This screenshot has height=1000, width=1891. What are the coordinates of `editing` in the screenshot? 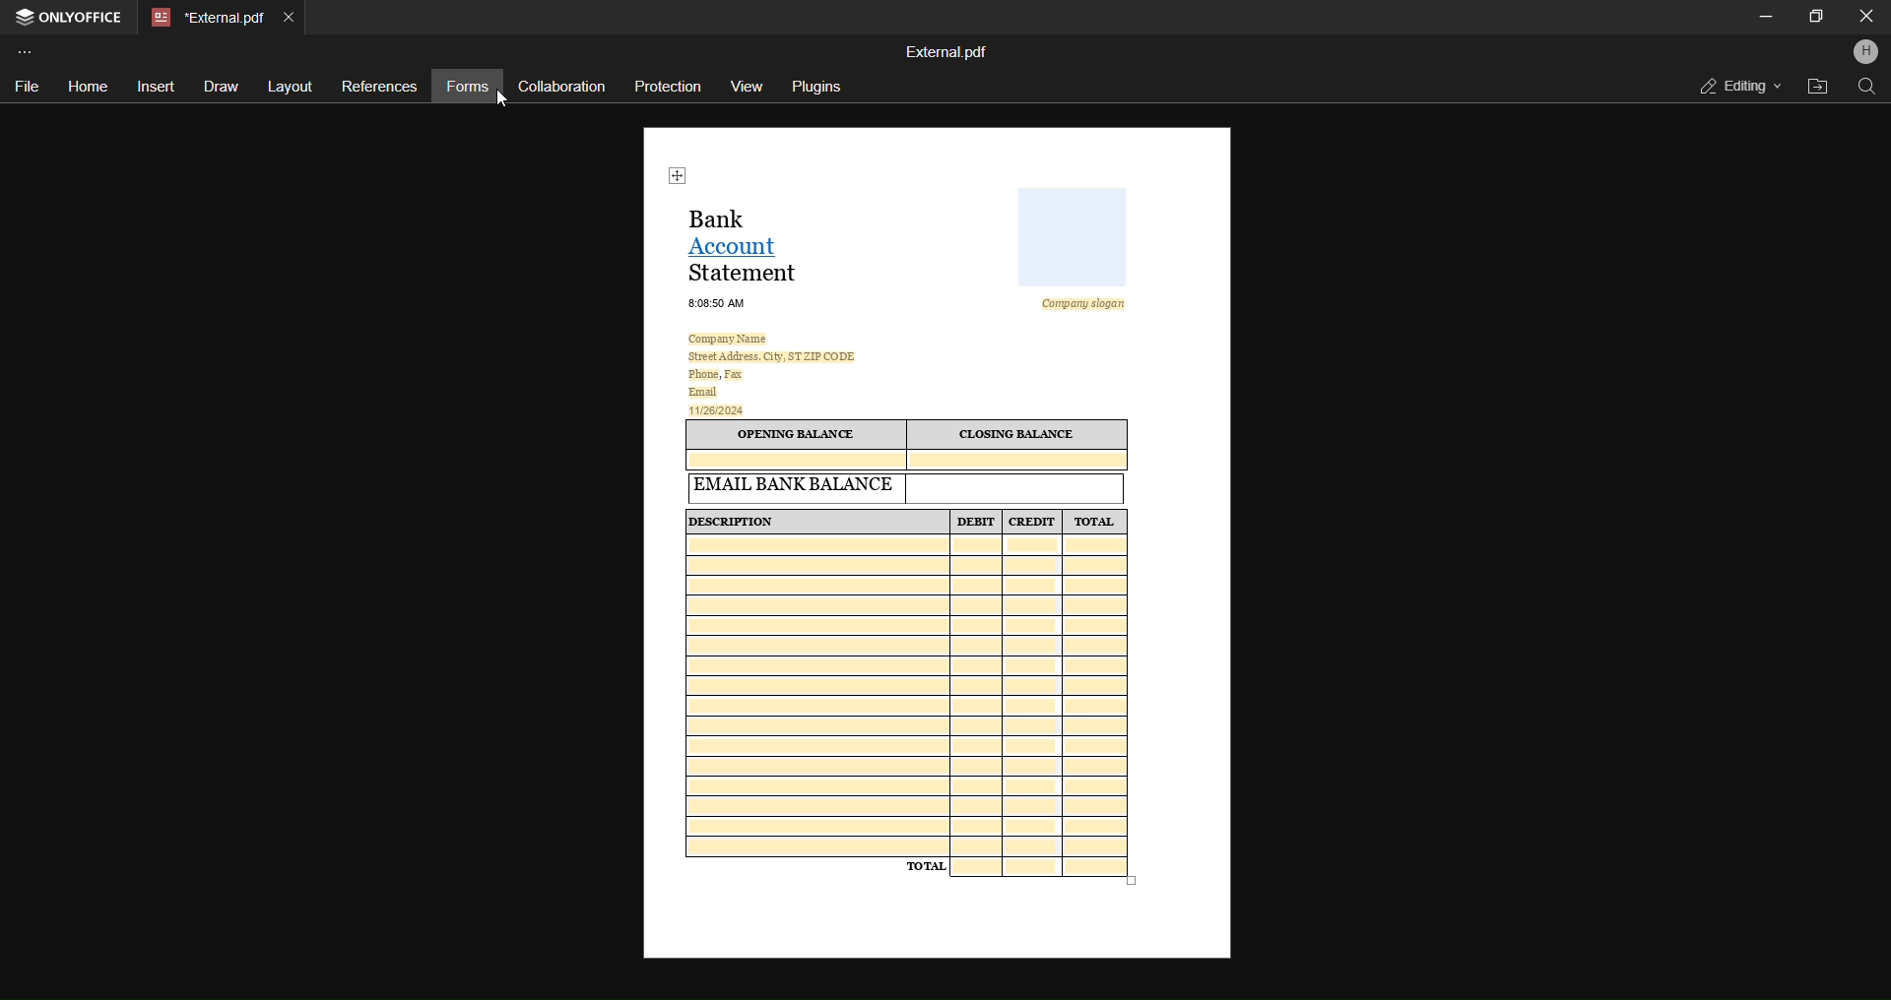 It's located at (1732, 86).